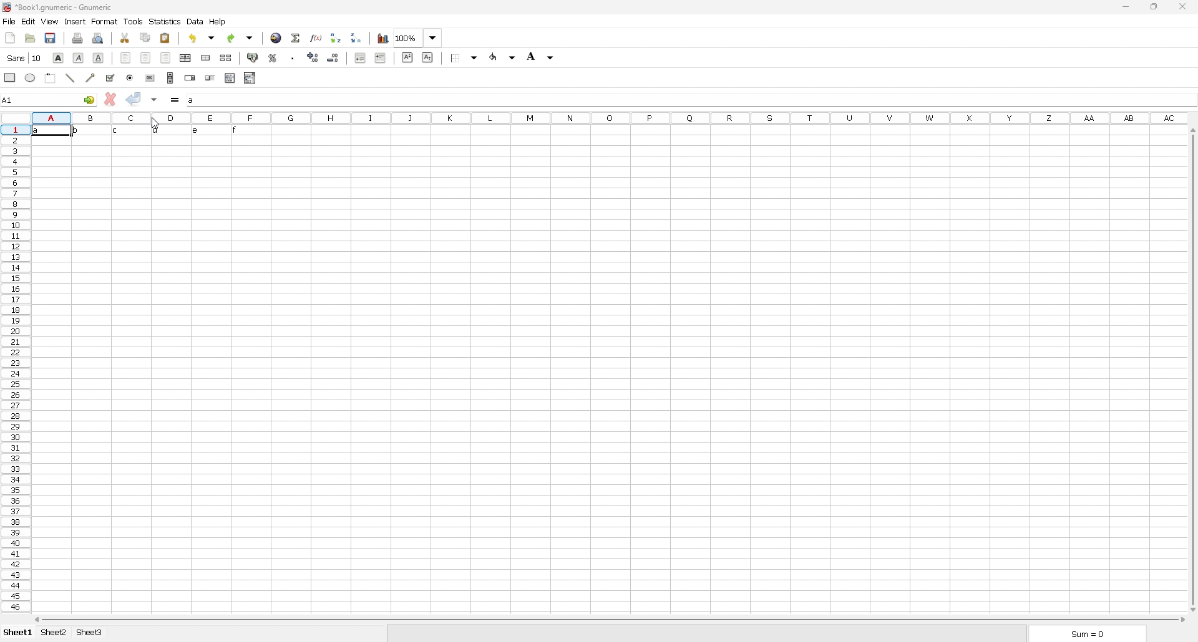  What do you see at coordinates (276, 38) in the screenshot?
I see `hyperlink` at bounding box center [276, 38].